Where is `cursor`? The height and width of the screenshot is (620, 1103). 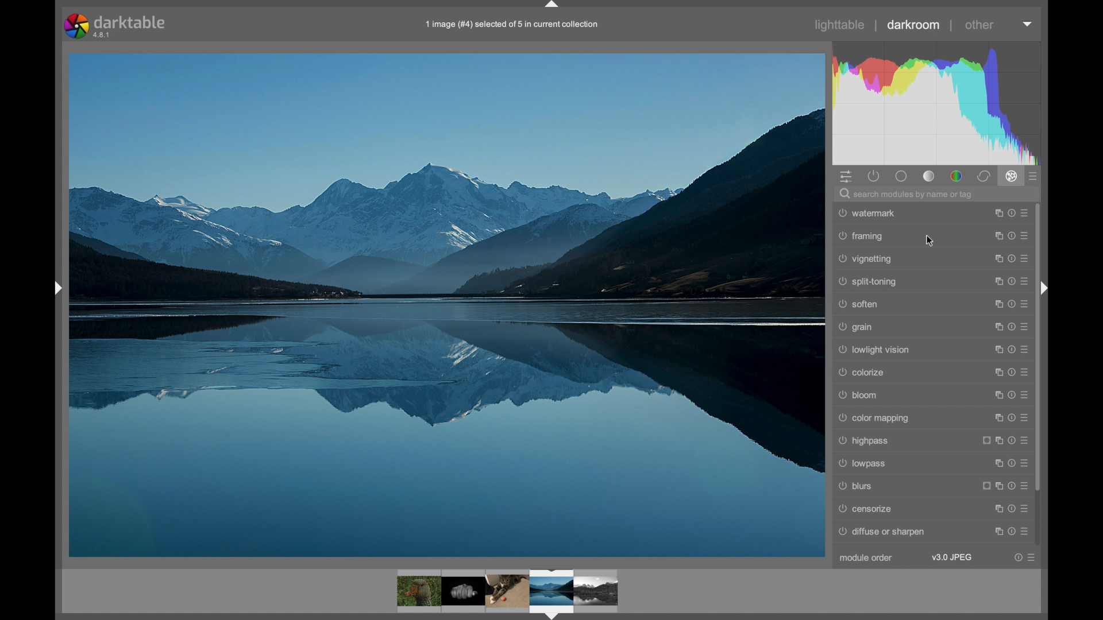 cursor is located at coordinates (930, 242).